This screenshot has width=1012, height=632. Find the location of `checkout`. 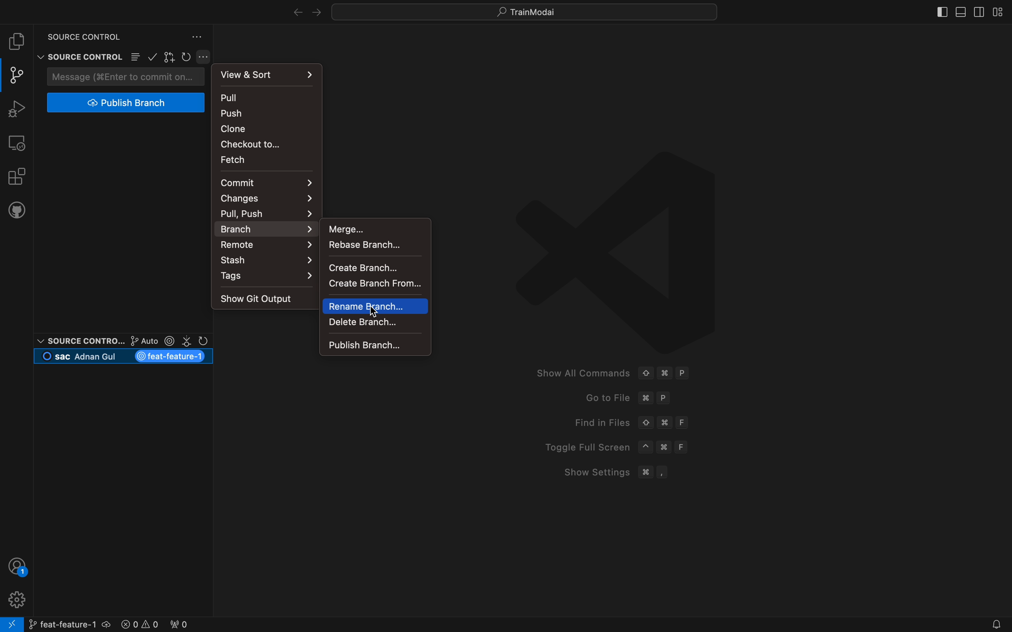

checkout is located at coordinates (266, 145).